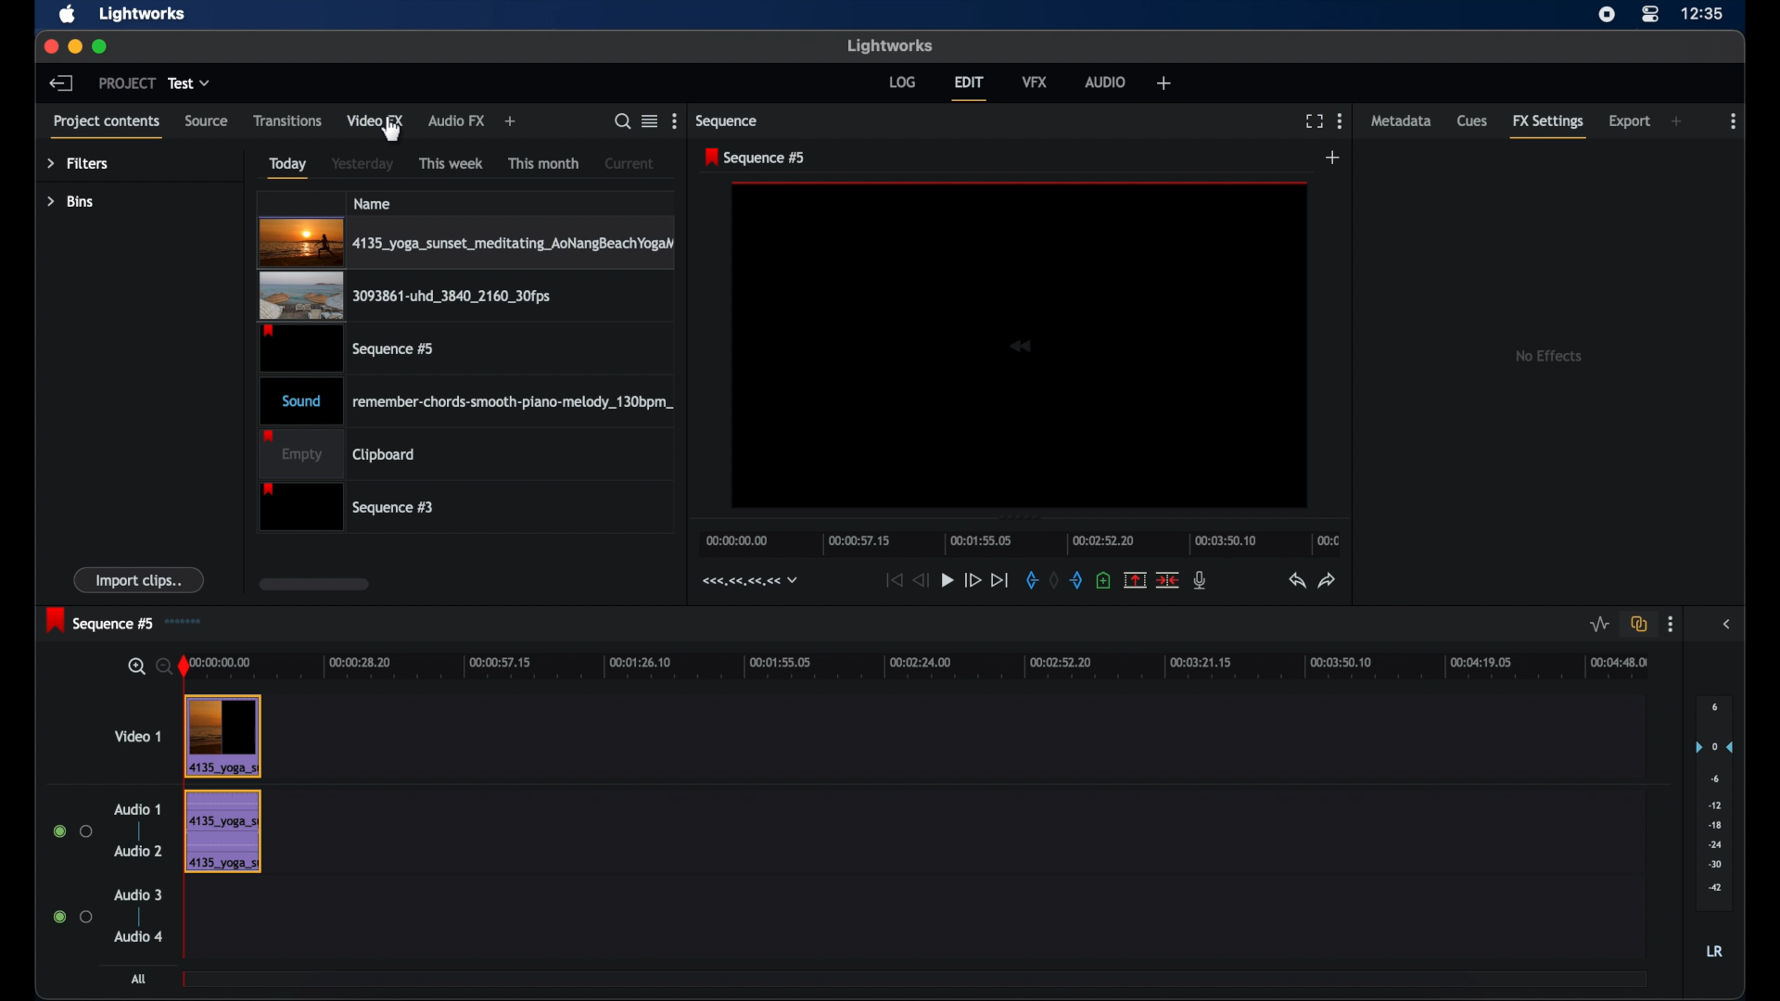 This screenshot has width=1780, height=1001. What do you see at coordinates (107, 126) in the screenshot?
I see `project contents` at bounding box center [107, 126].